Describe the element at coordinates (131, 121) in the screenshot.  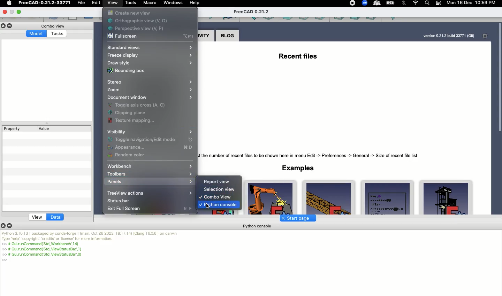
I see `Texture mapping` at that location.